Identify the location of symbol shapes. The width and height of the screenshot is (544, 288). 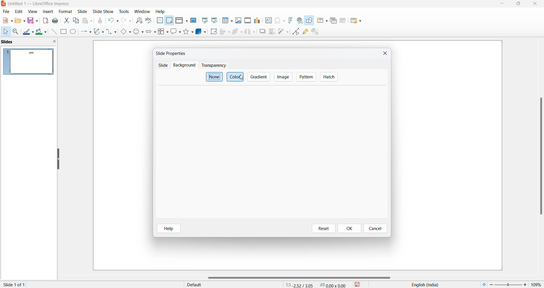
(139, 32).